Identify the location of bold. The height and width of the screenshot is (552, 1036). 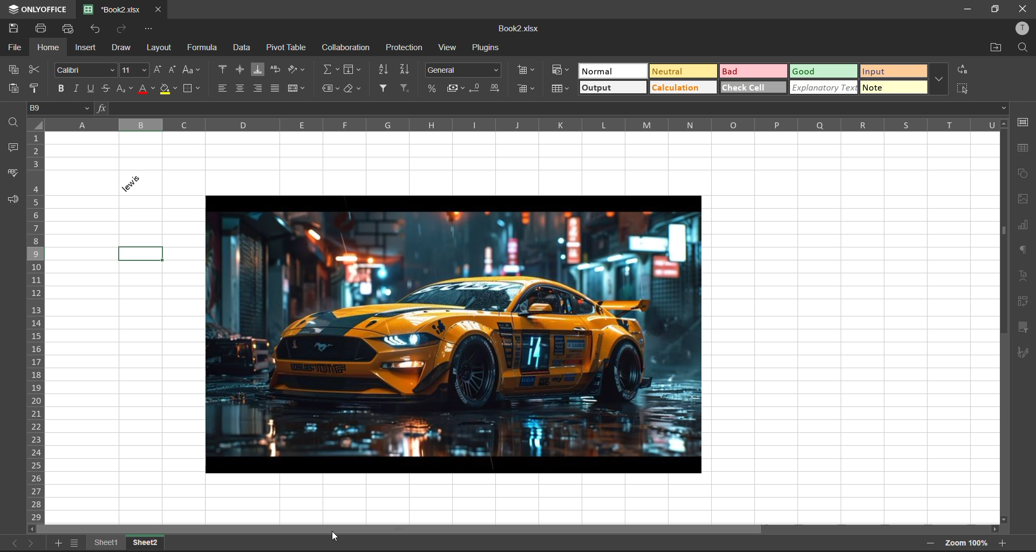
(63, 87).